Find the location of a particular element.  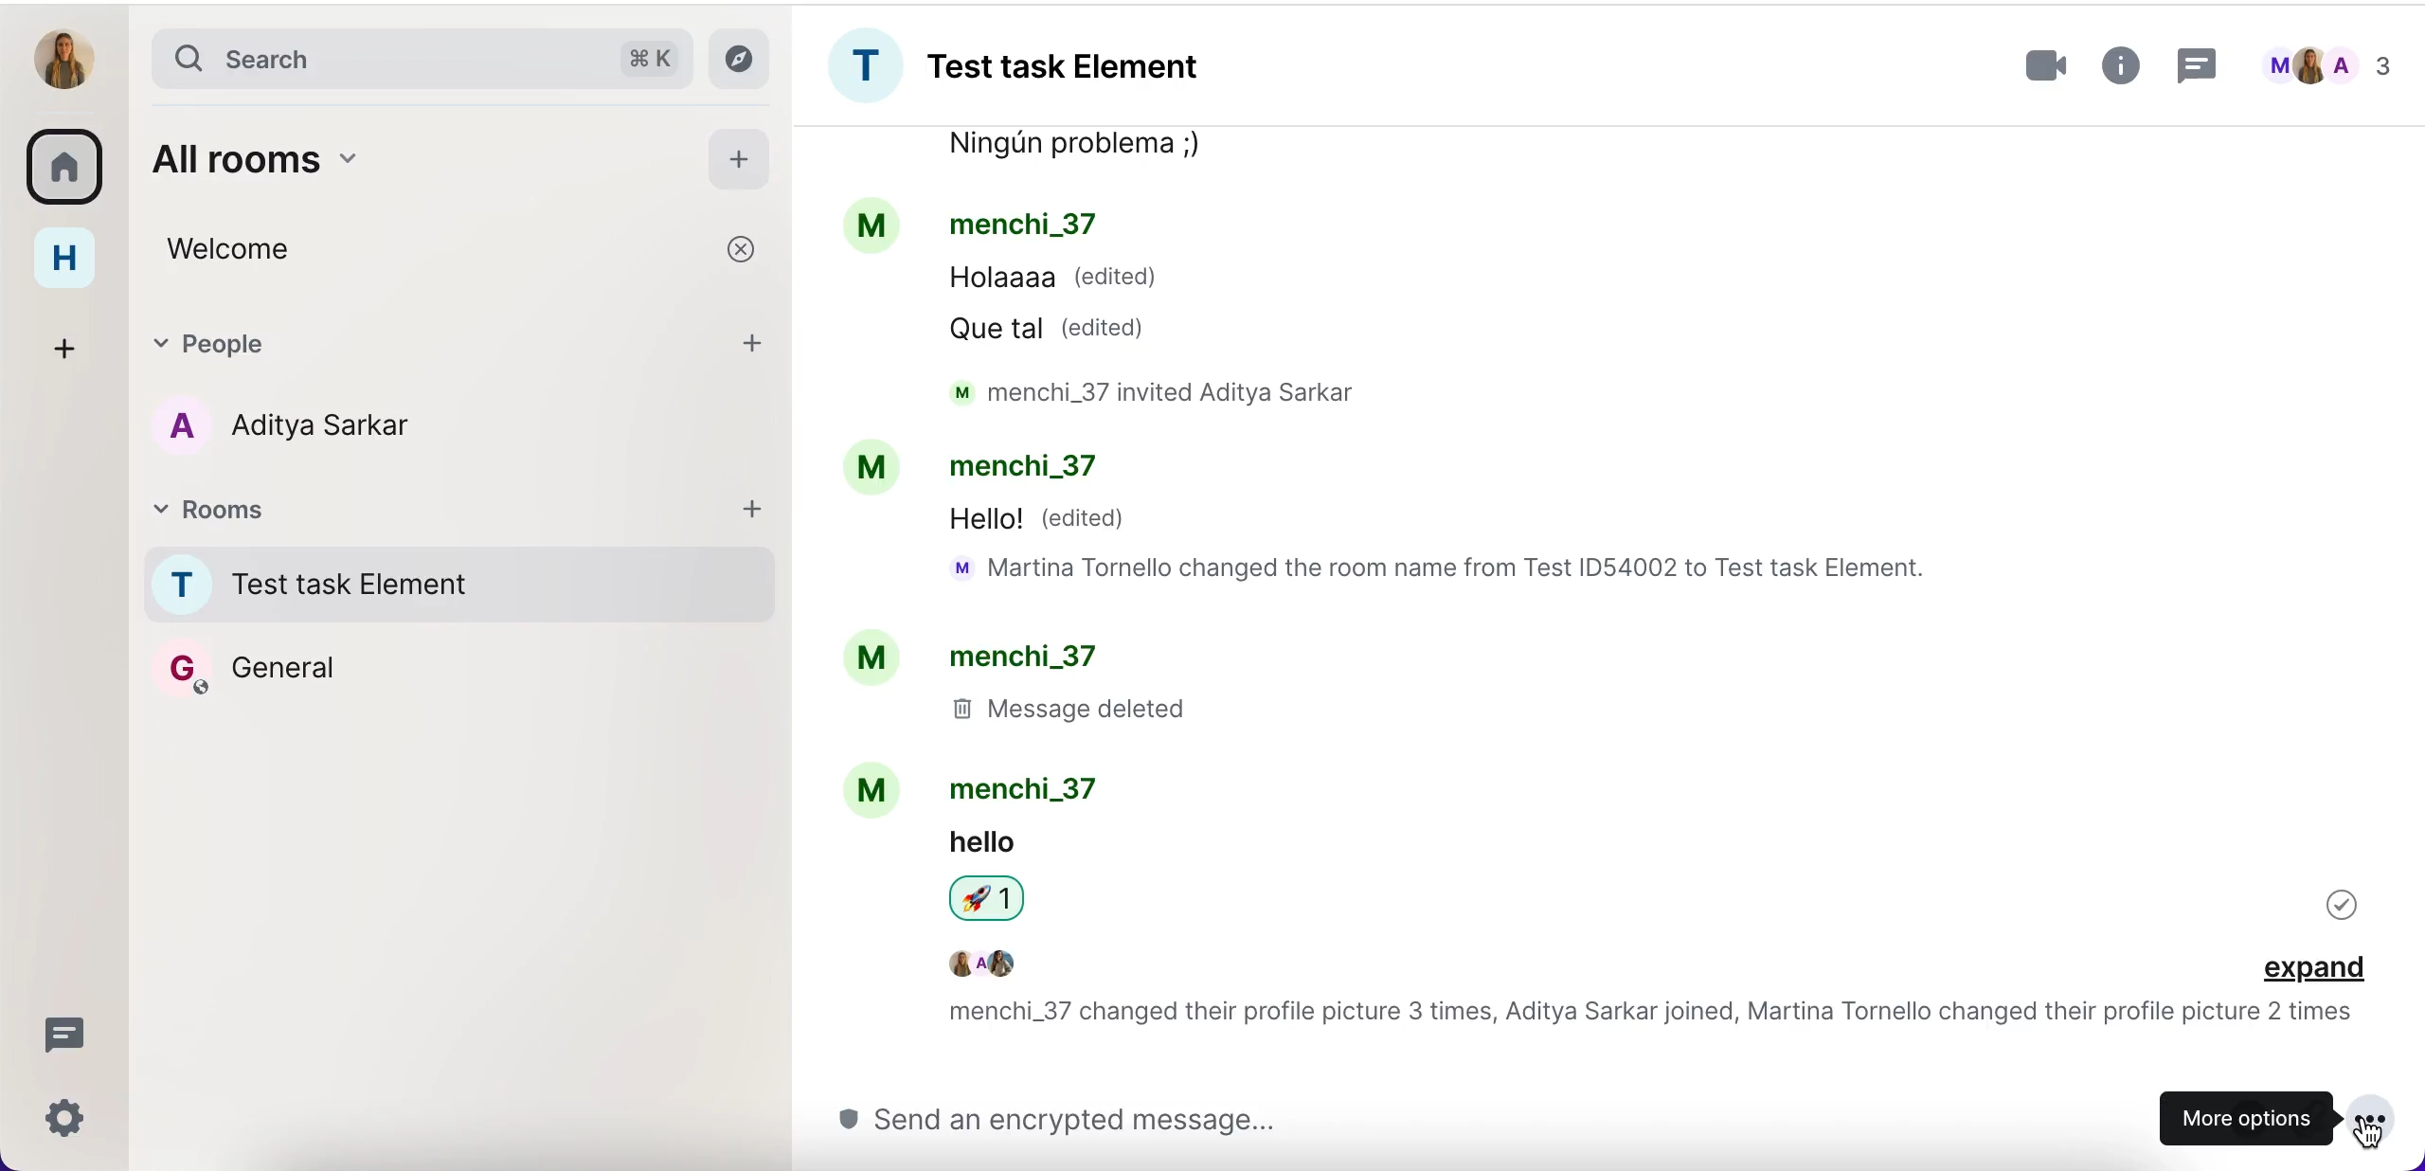

videocall is located at coordinates (2046, 67).